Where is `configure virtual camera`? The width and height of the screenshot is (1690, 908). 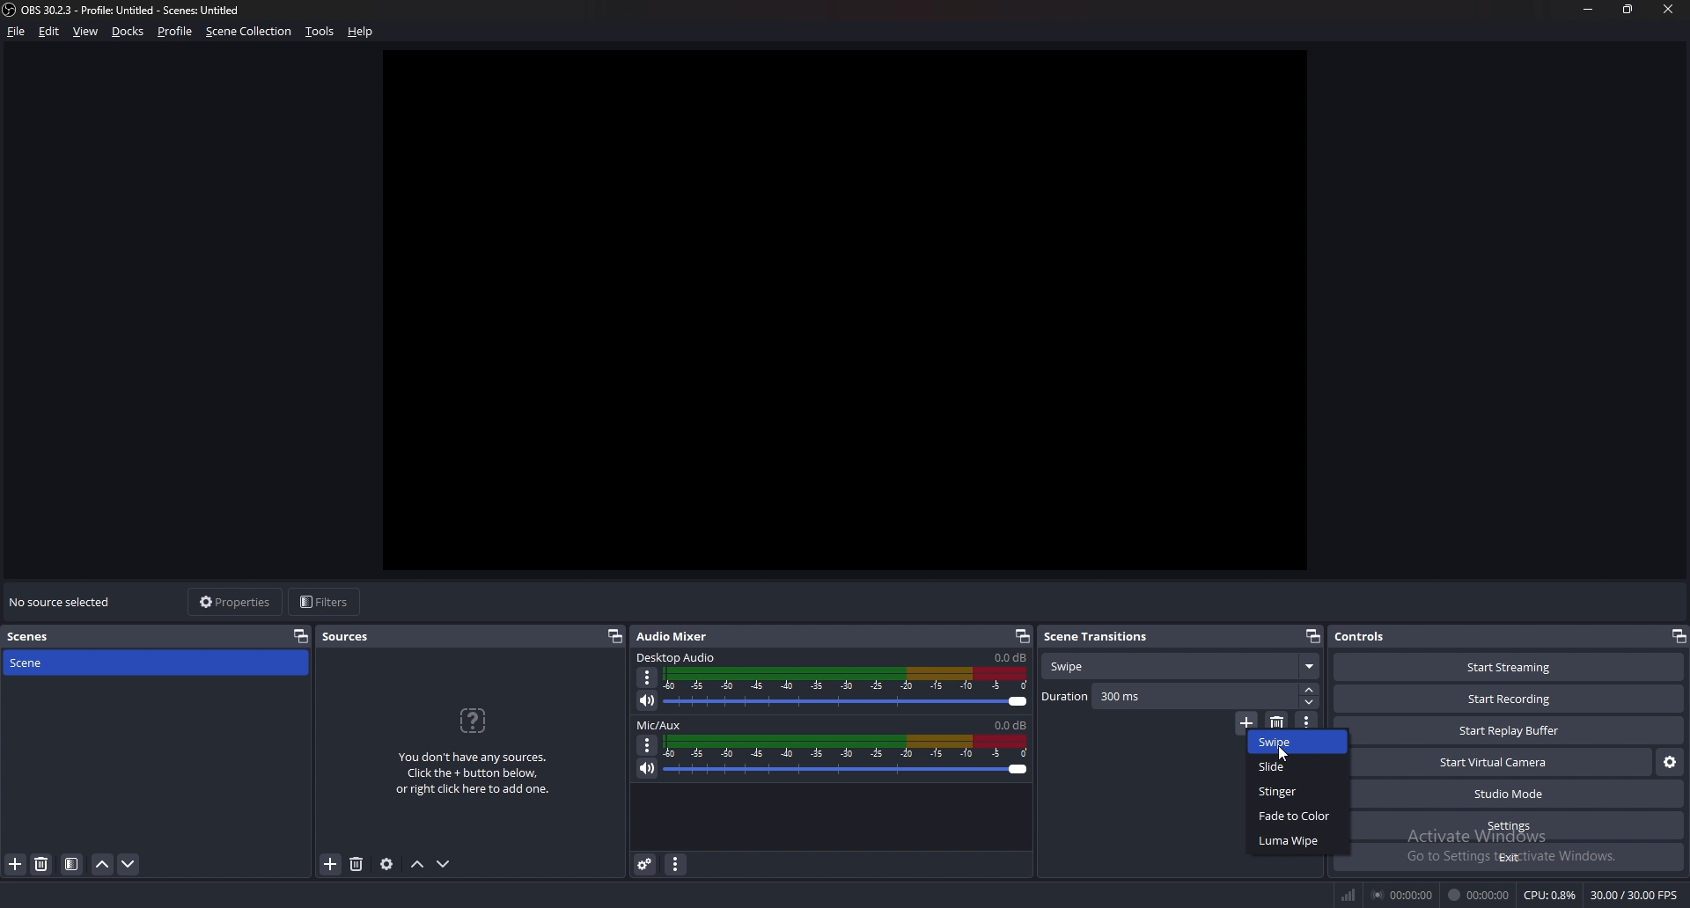
configure virtual camera is located at coordinates (1670, 763).